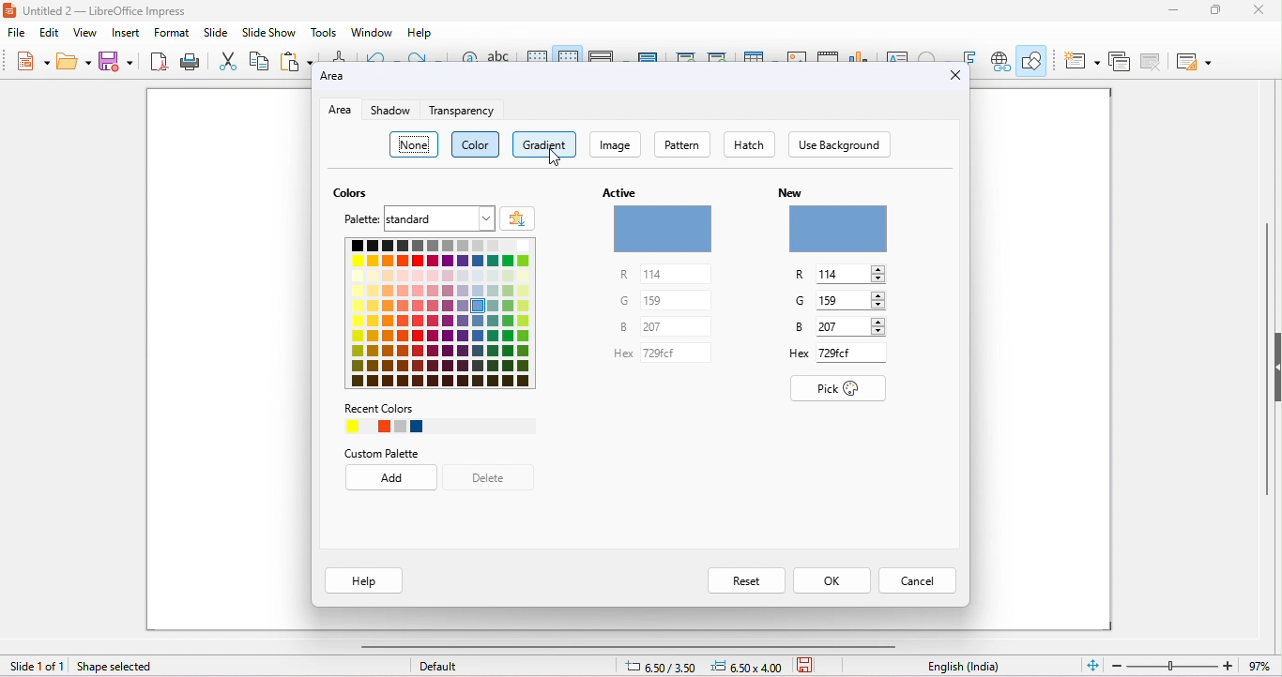 This screenshot has height=677, width=1282. I want to click on display views, so click(604, 55).